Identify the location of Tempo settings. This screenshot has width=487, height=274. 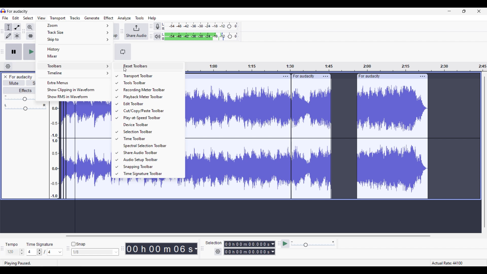
(15, 252).